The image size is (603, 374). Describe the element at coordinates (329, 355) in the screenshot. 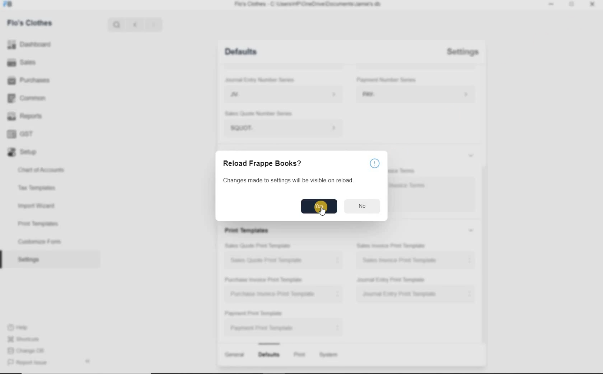

I see `System` at that location.